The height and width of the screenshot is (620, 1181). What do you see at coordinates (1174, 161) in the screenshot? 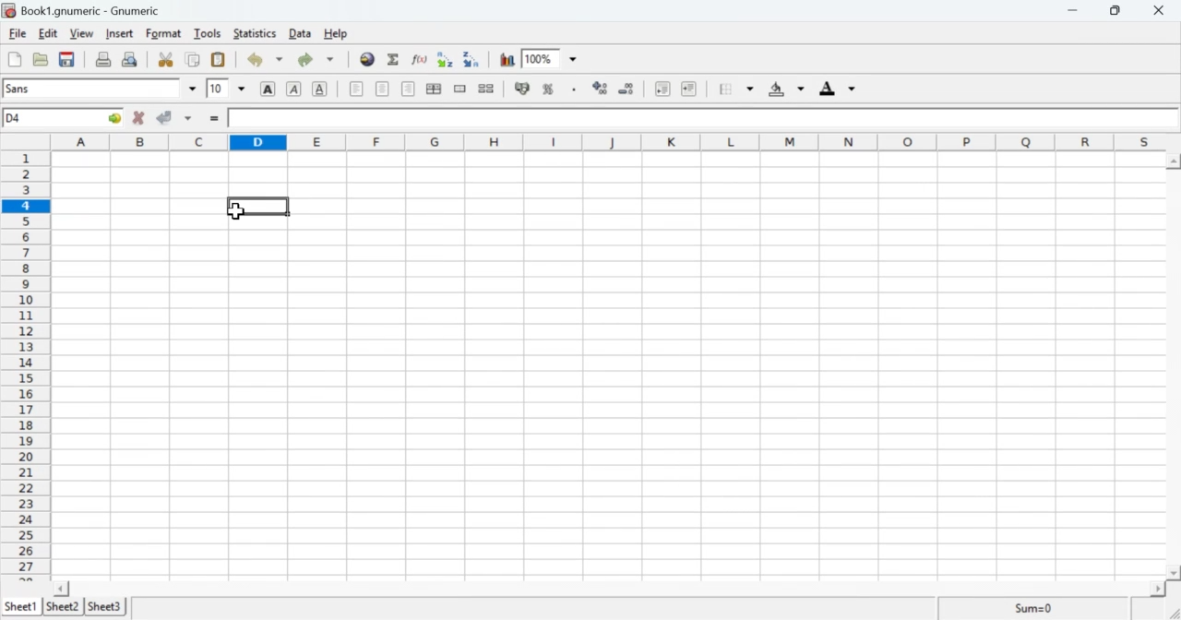
I see `scroll up` at bounding box center [1174, 161].